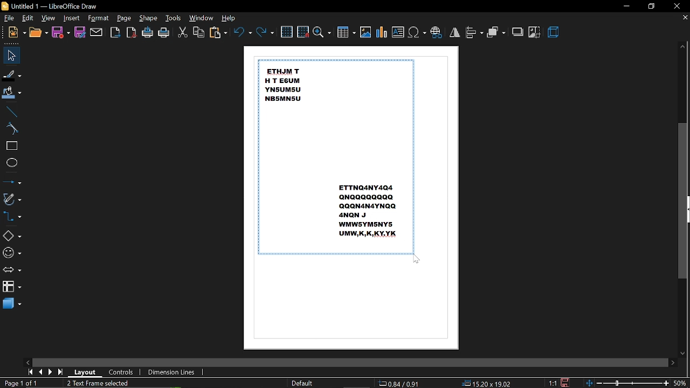 The width and height of the screenshot is (690, 388). Describe the element at coordinates (12, 304) in the screenshot. I see `3d shapes` at that location.